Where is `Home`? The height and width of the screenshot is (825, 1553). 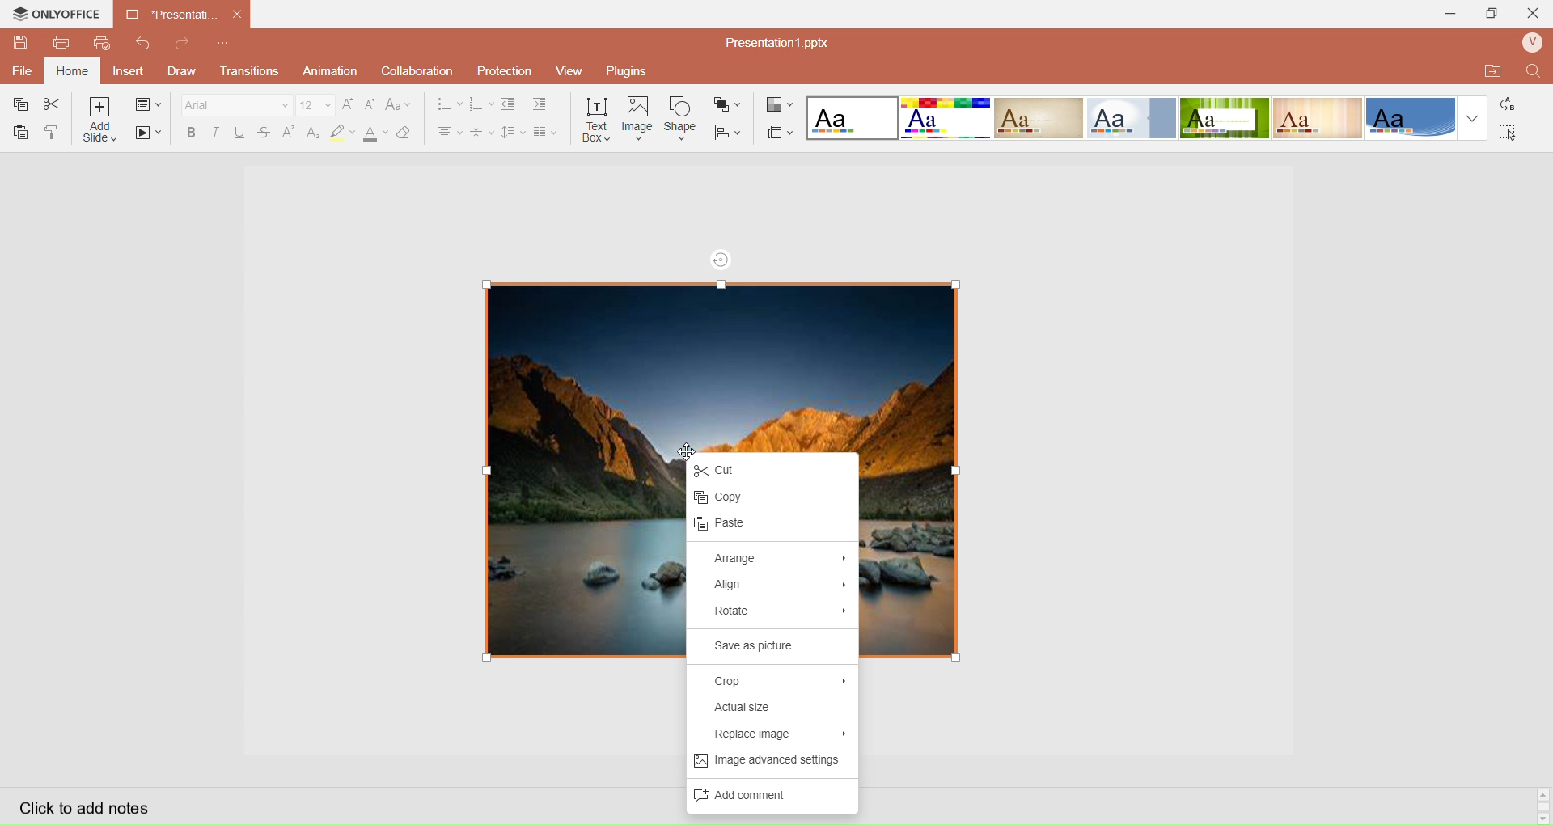
Home is located at coordinates (73, 72).